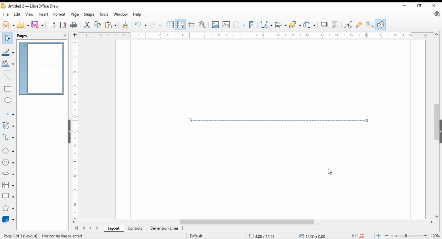 The image size is (442, 239). Describe the element at coordinates (170, 25) in the screenshot. I see `show grids` at that location.